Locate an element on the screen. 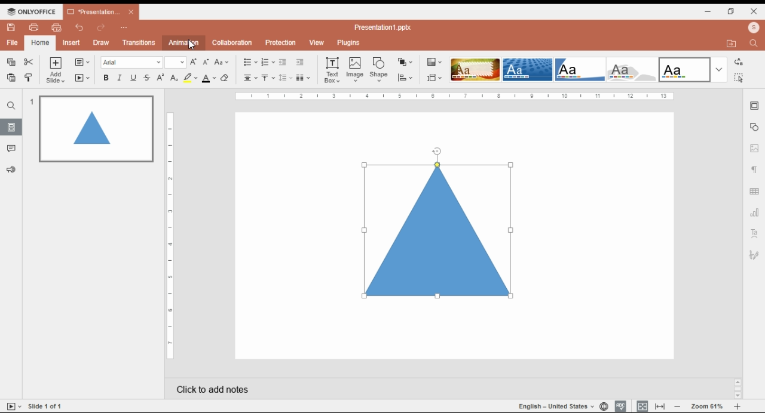  slide setting is located at coordinates (754, 106).